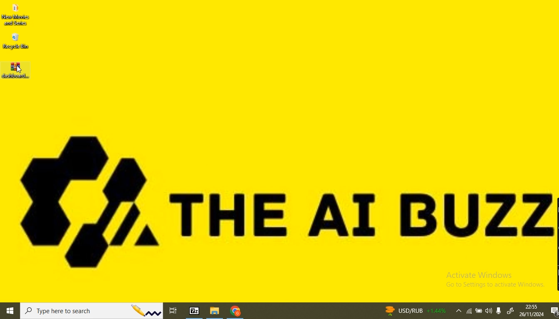  I want to click on Pointer, so click(18, 69).